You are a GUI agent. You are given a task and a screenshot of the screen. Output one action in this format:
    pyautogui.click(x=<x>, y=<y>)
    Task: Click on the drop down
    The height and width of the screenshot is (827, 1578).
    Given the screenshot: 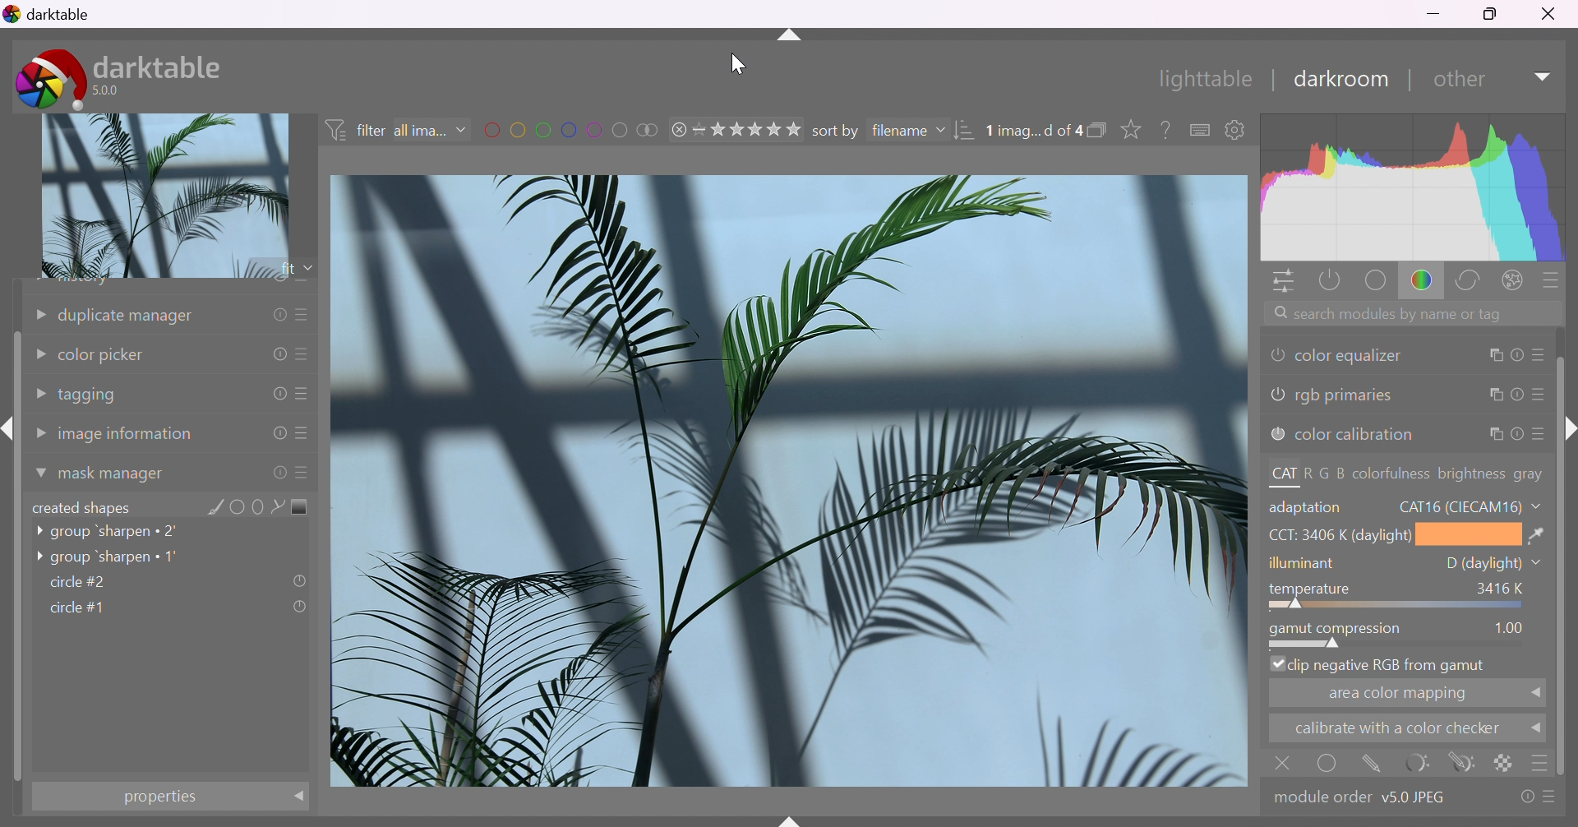 What is the action you would take?
    pyautogui.click(x=306, y=269)
    